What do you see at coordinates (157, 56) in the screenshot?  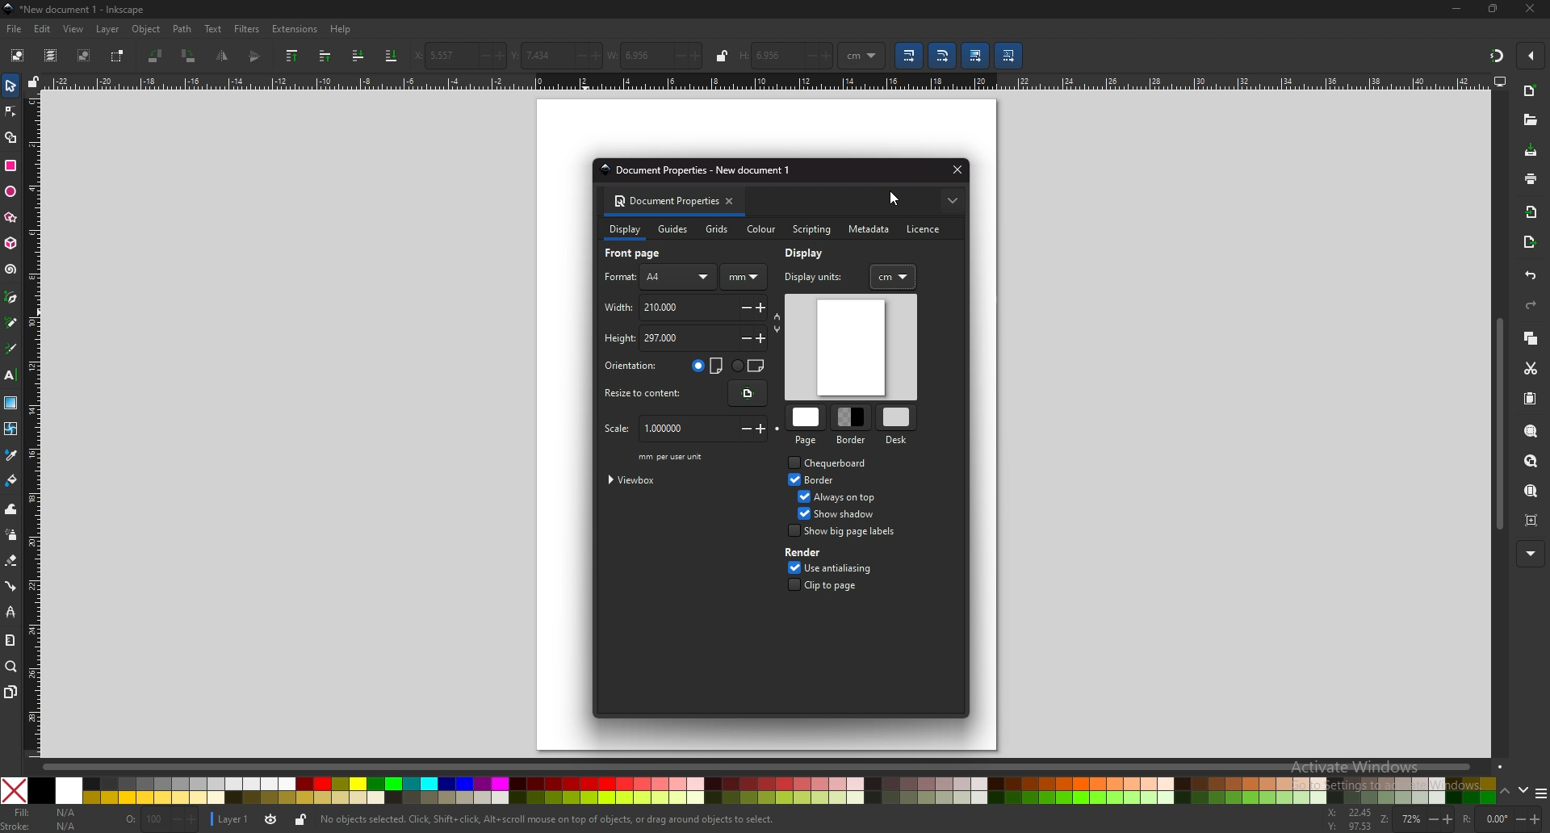 I see `rotate 90 ccw` at bounding box center [157, 56].